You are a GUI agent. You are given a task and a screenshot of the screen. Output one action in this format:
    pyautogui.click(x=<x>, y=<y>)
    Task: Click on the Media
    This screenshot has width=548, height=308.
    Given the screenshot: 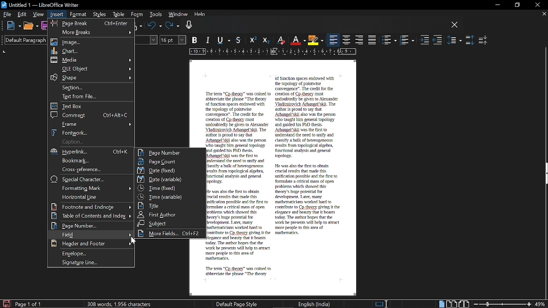 What is the action you would take?
    pyautogui.click(x=92, y=60)
    